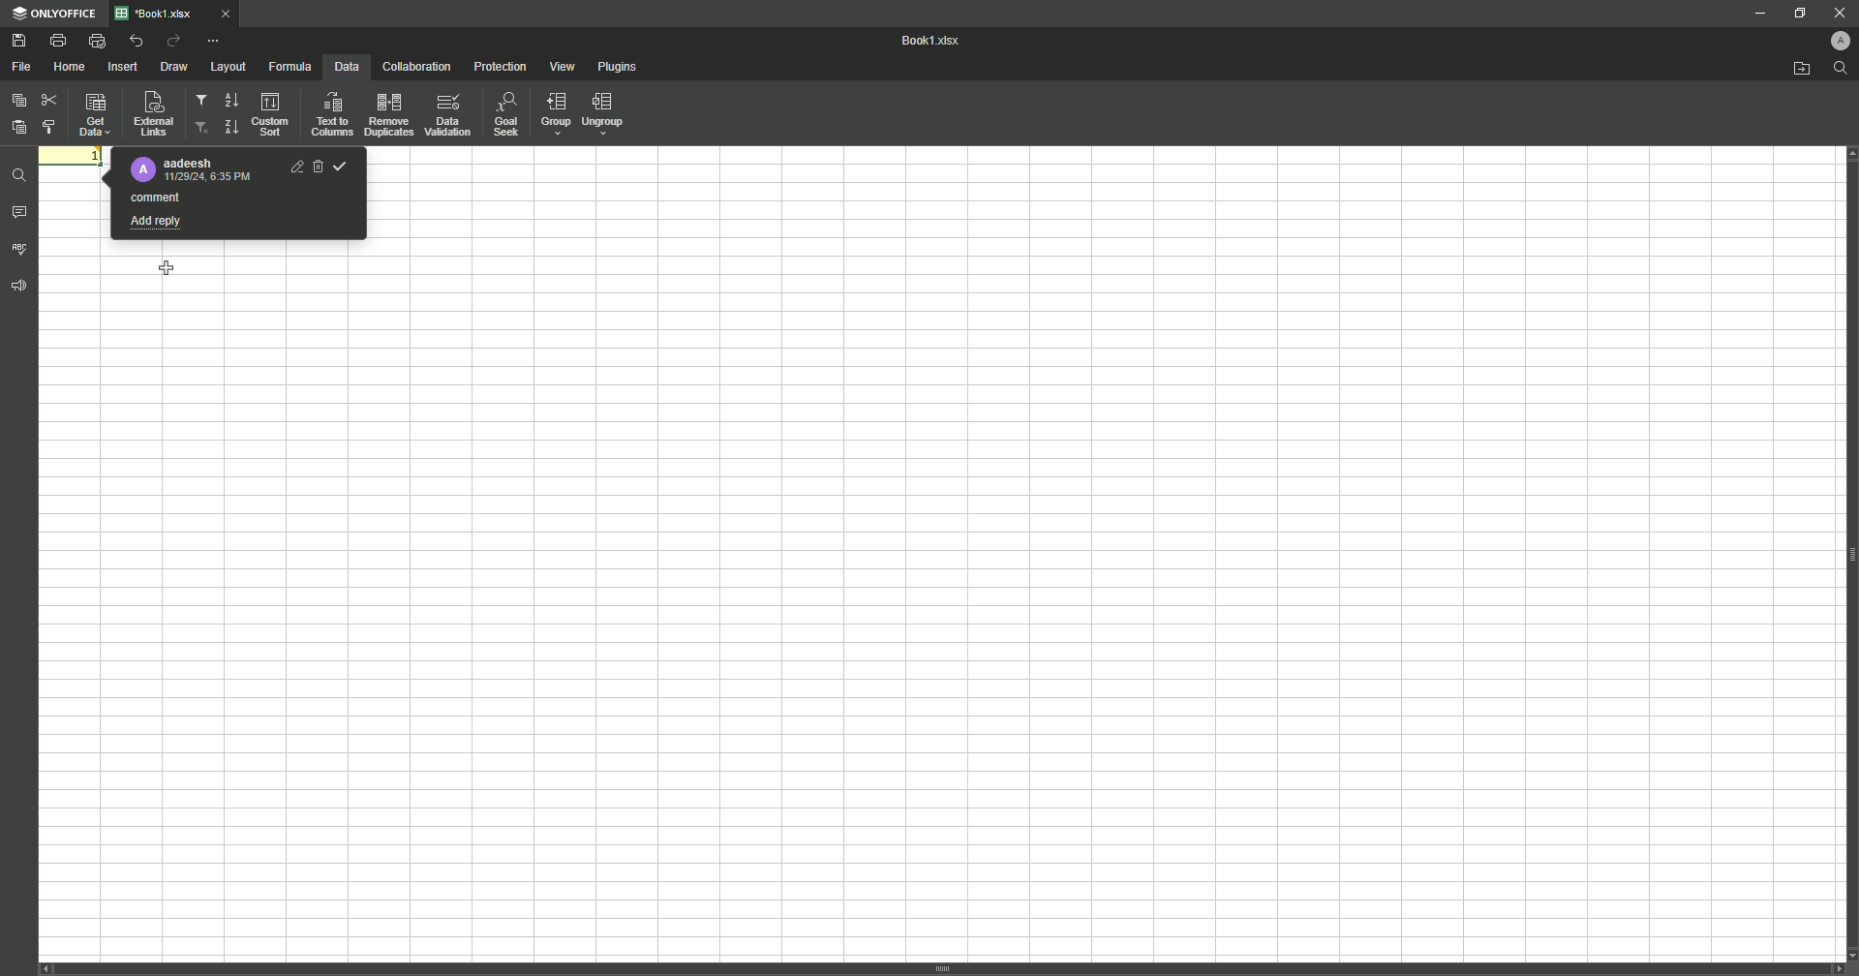 Image resolution: width=1859 pixels, height=976 pixels. What do you see at coordinates (318, 167) in the screenshot?
I see `Delete` at bounding box center [318, 167].